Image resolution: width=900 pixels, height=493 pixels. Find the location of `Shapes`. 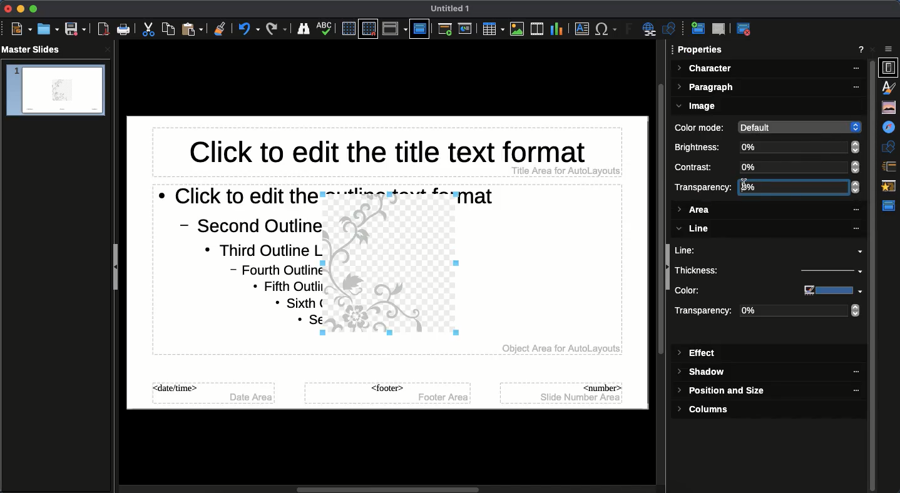

Shapes is located at coordinates (890, 146).